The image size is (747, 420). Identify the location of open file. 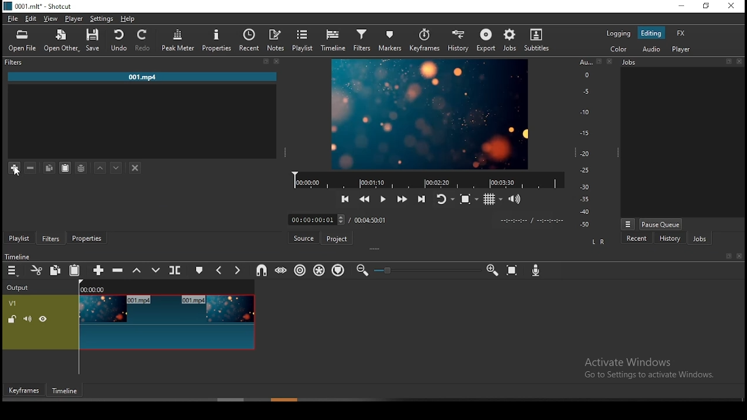
(23, 41).